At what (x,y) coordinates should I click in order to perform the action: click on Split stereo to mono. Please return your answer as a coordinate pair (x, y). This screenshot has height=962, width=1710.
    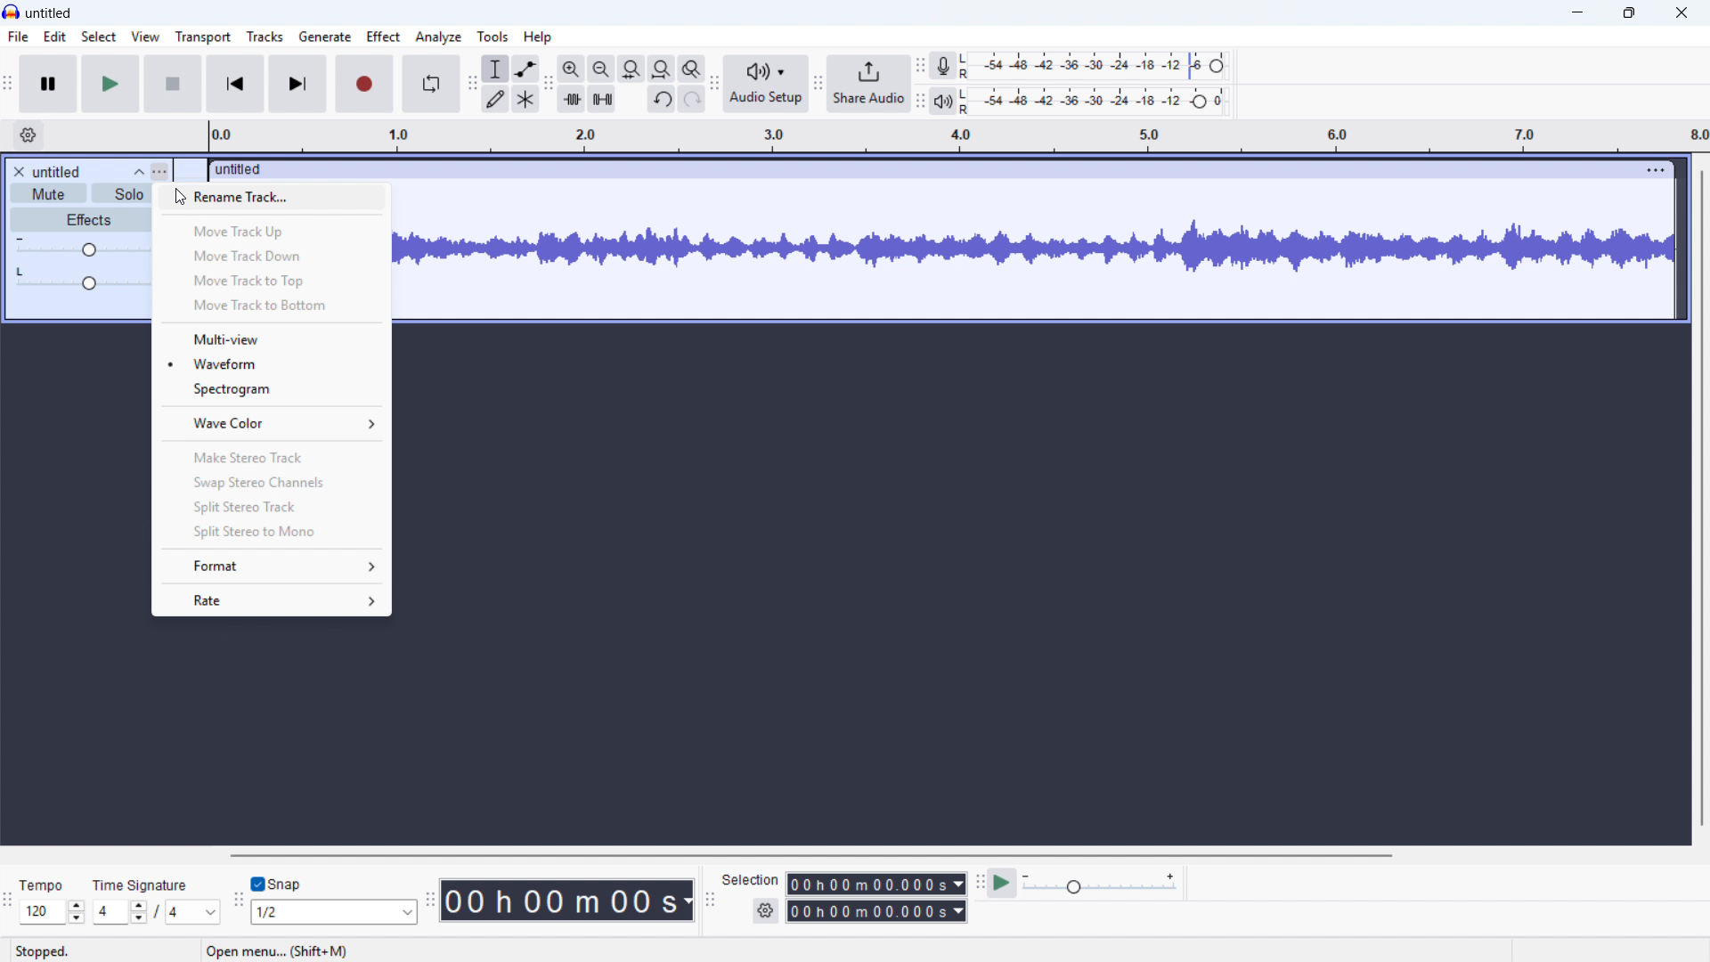
    Looking at the image, I should click on (270, 530).